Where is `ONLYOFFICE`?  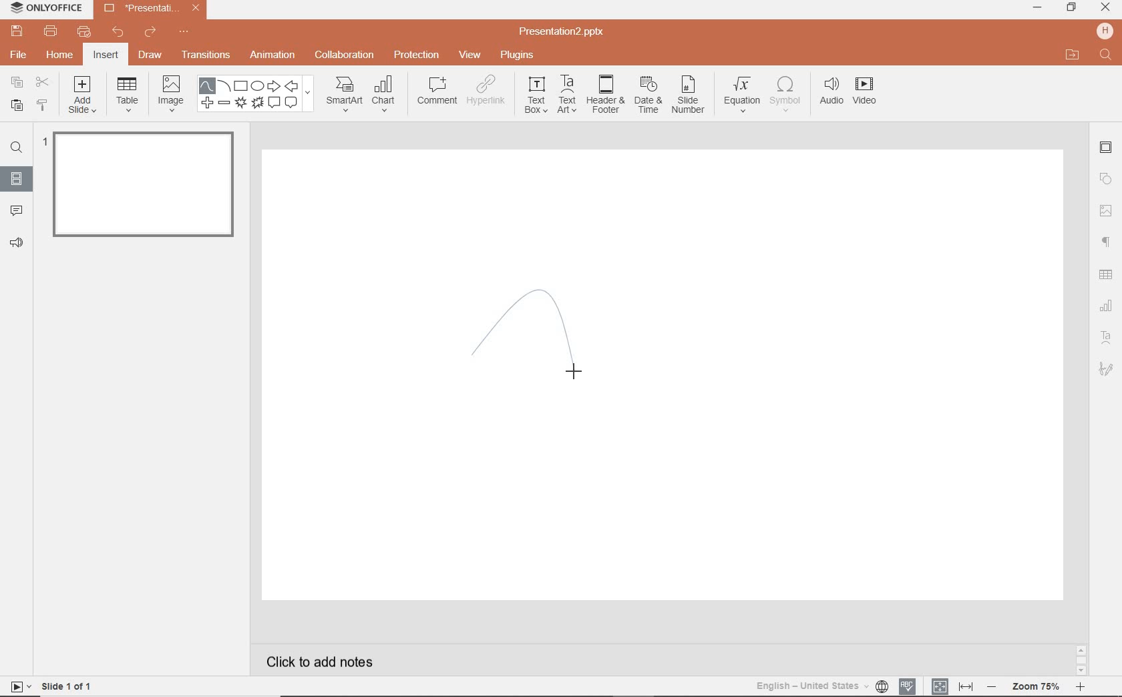 ONLYOFFICE is located at coordinates (47, 9).